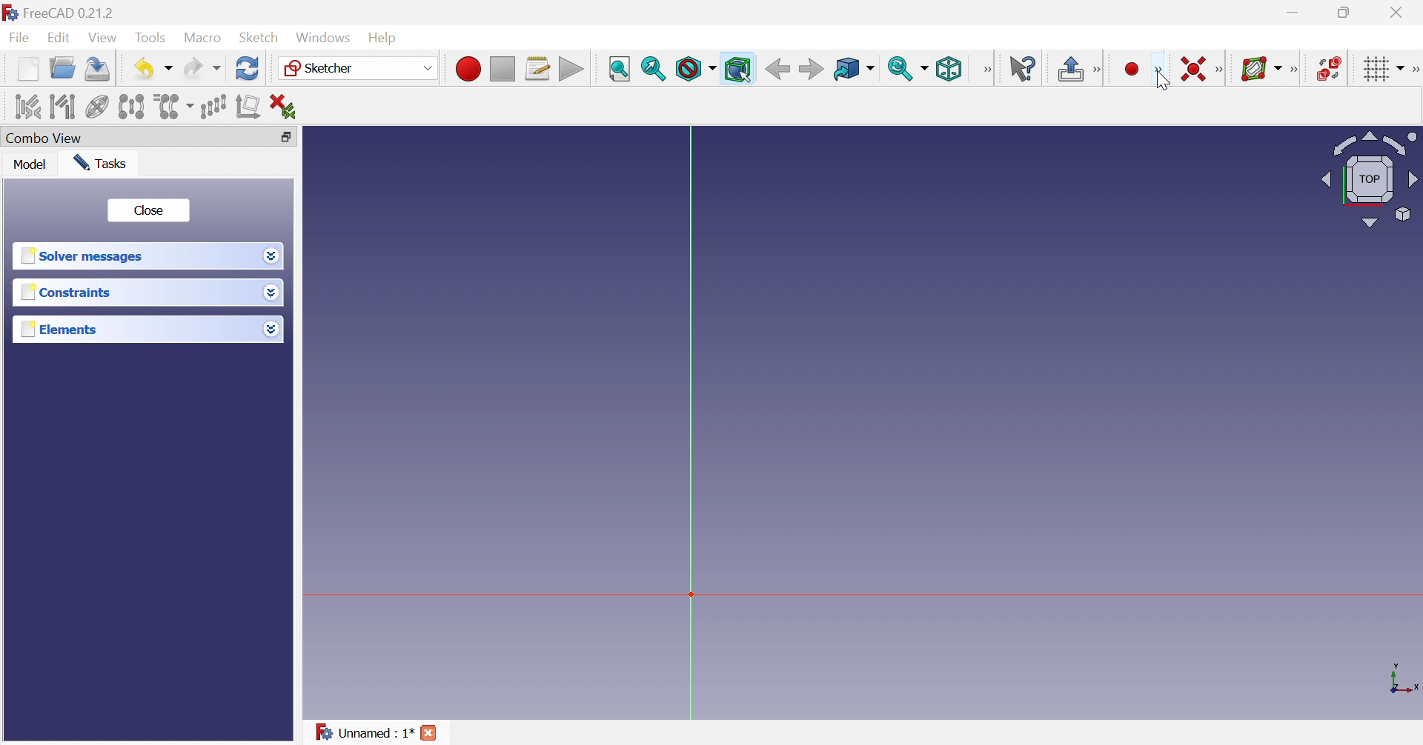 The width and height of the screenshot is (1423, 745). I want to click on canvas, so click(776, 402).